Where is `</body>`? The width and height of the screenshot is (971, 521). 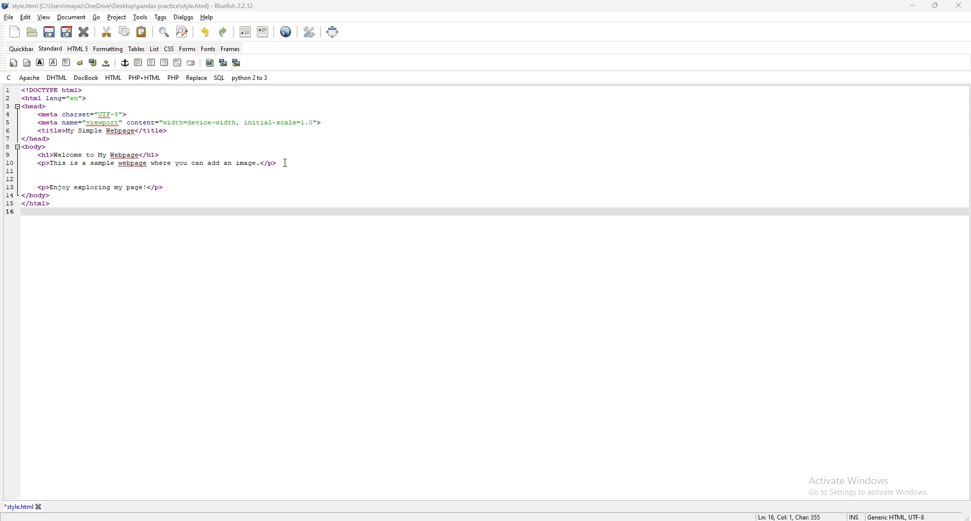 </body> is located at coordinates (37, 195).